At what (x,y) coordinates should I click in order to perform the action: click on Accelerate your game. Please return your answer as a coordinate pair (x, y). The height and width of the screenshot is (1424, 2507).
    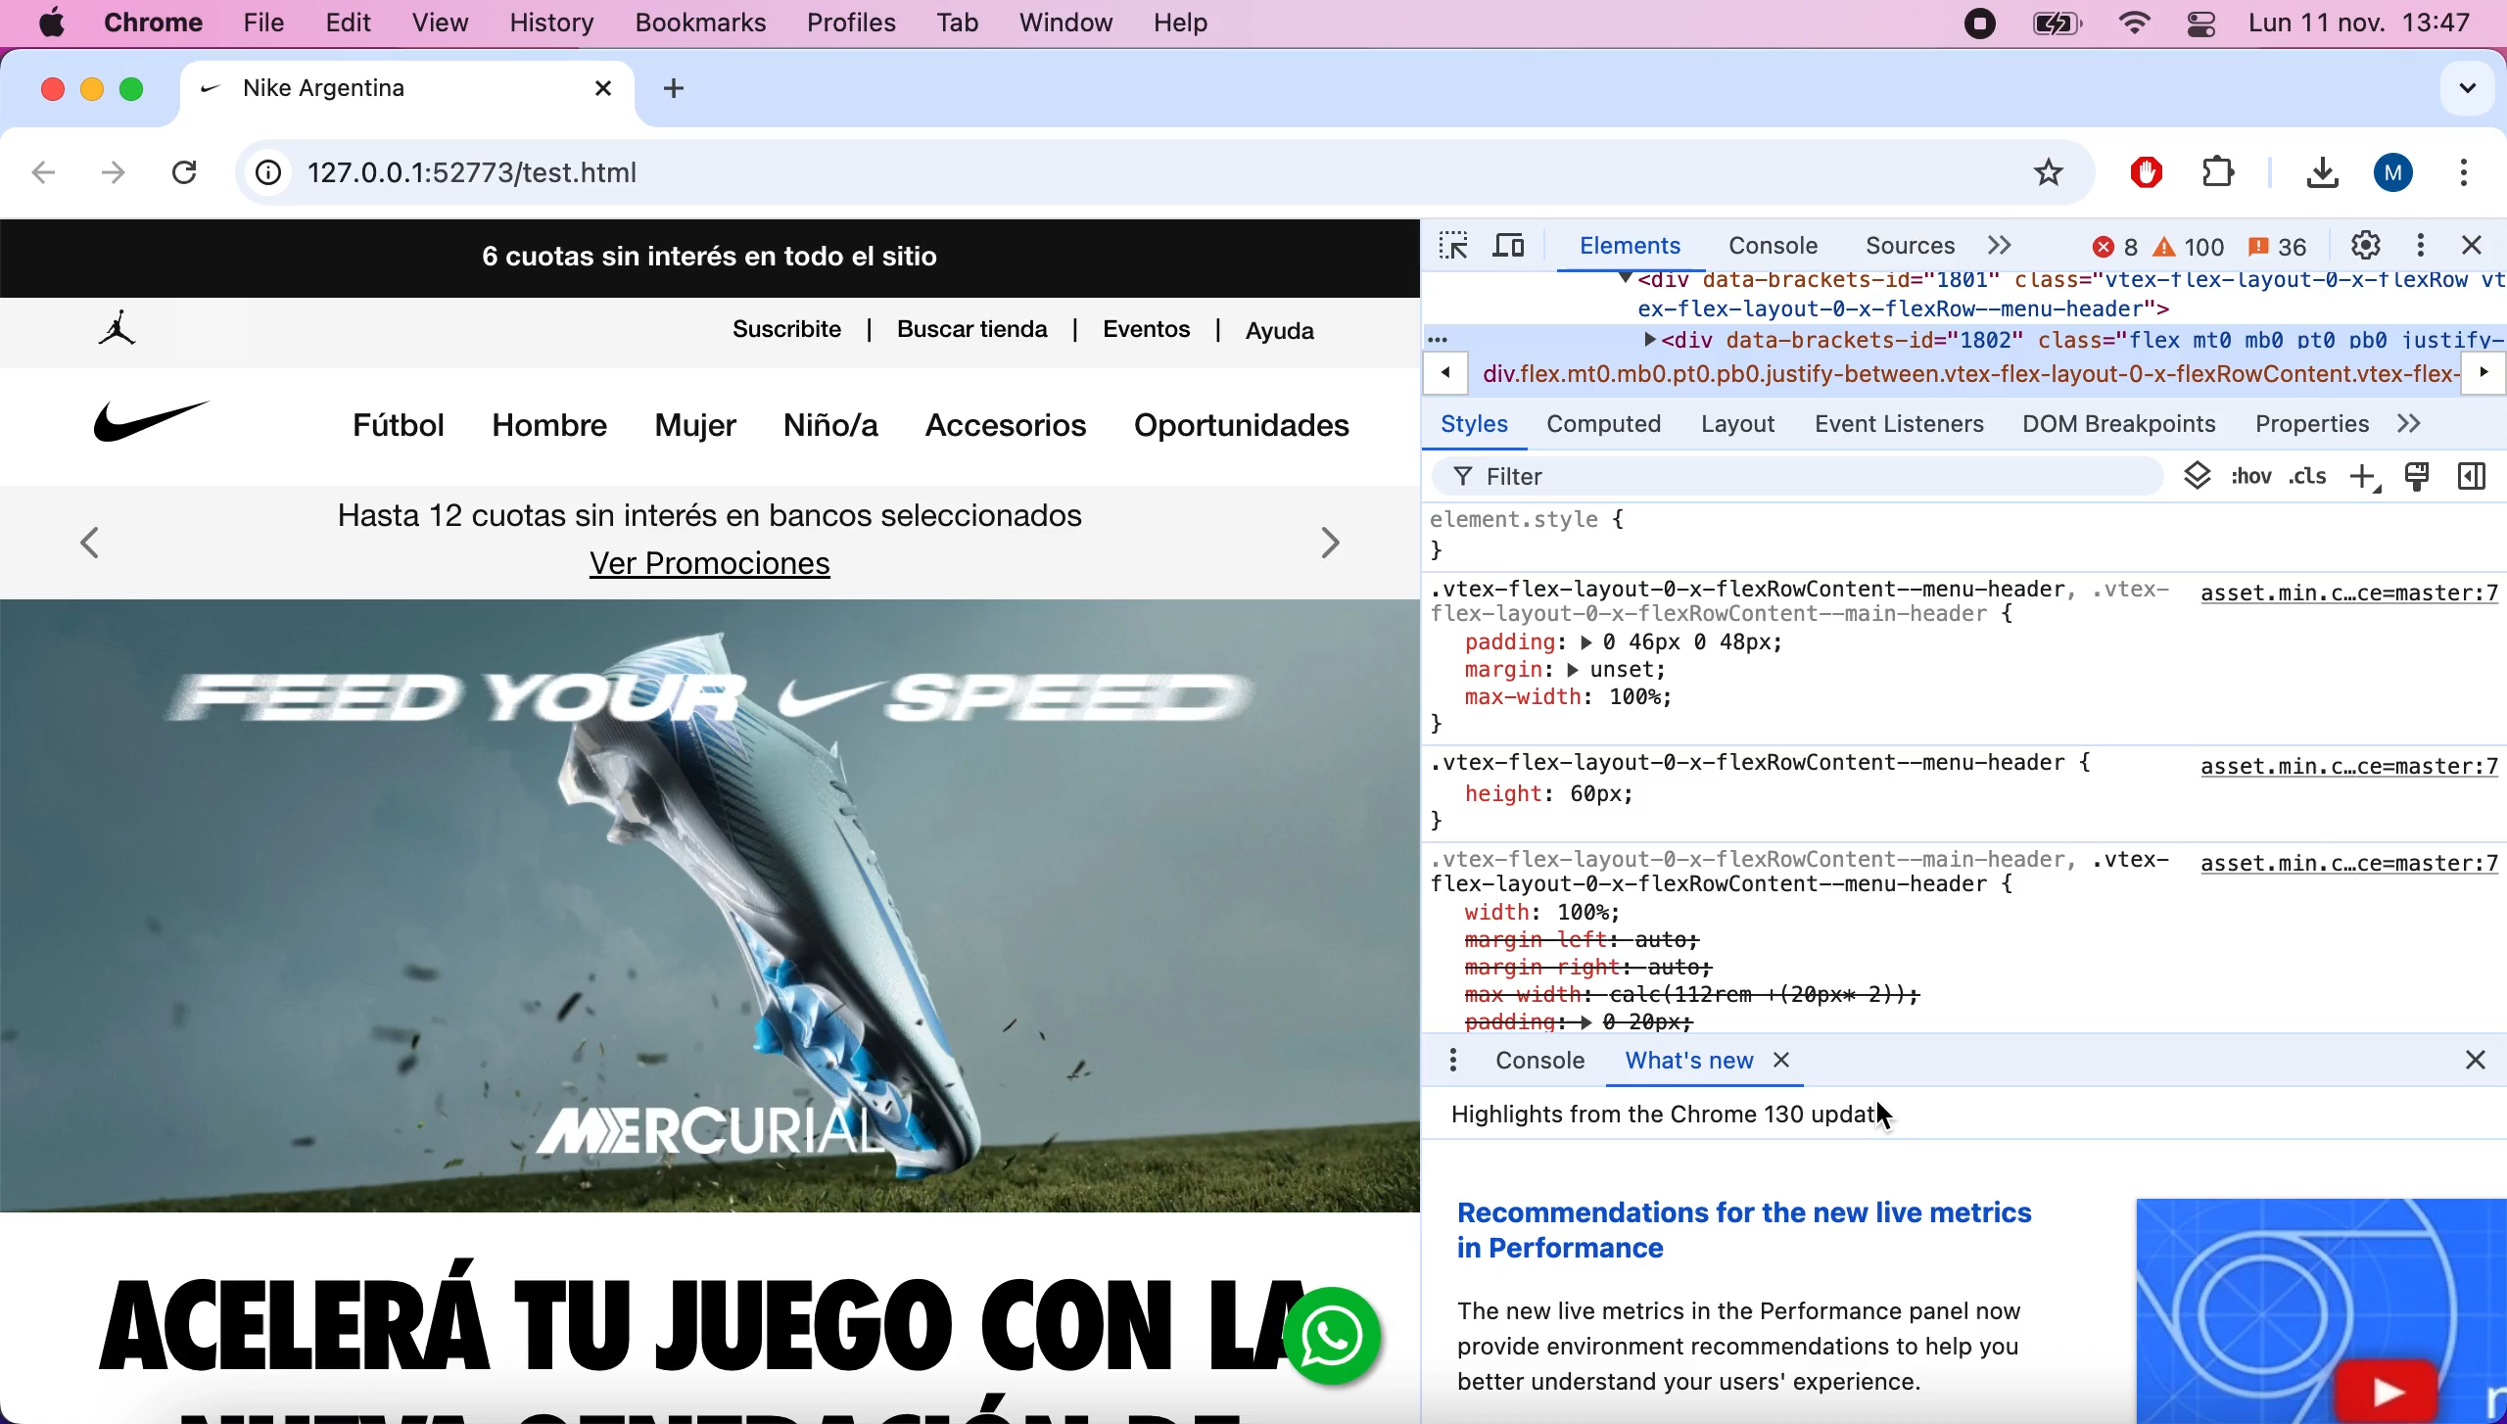
    Looking at the image, I should click on (670, 1318).